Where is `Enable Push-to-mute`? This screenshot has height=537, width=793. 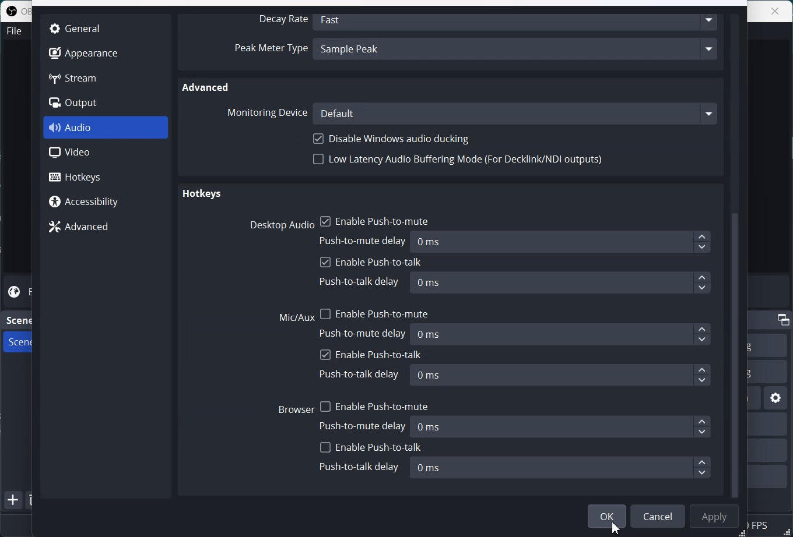
Enable Push-to-mute is located at coordinates (375, 220).